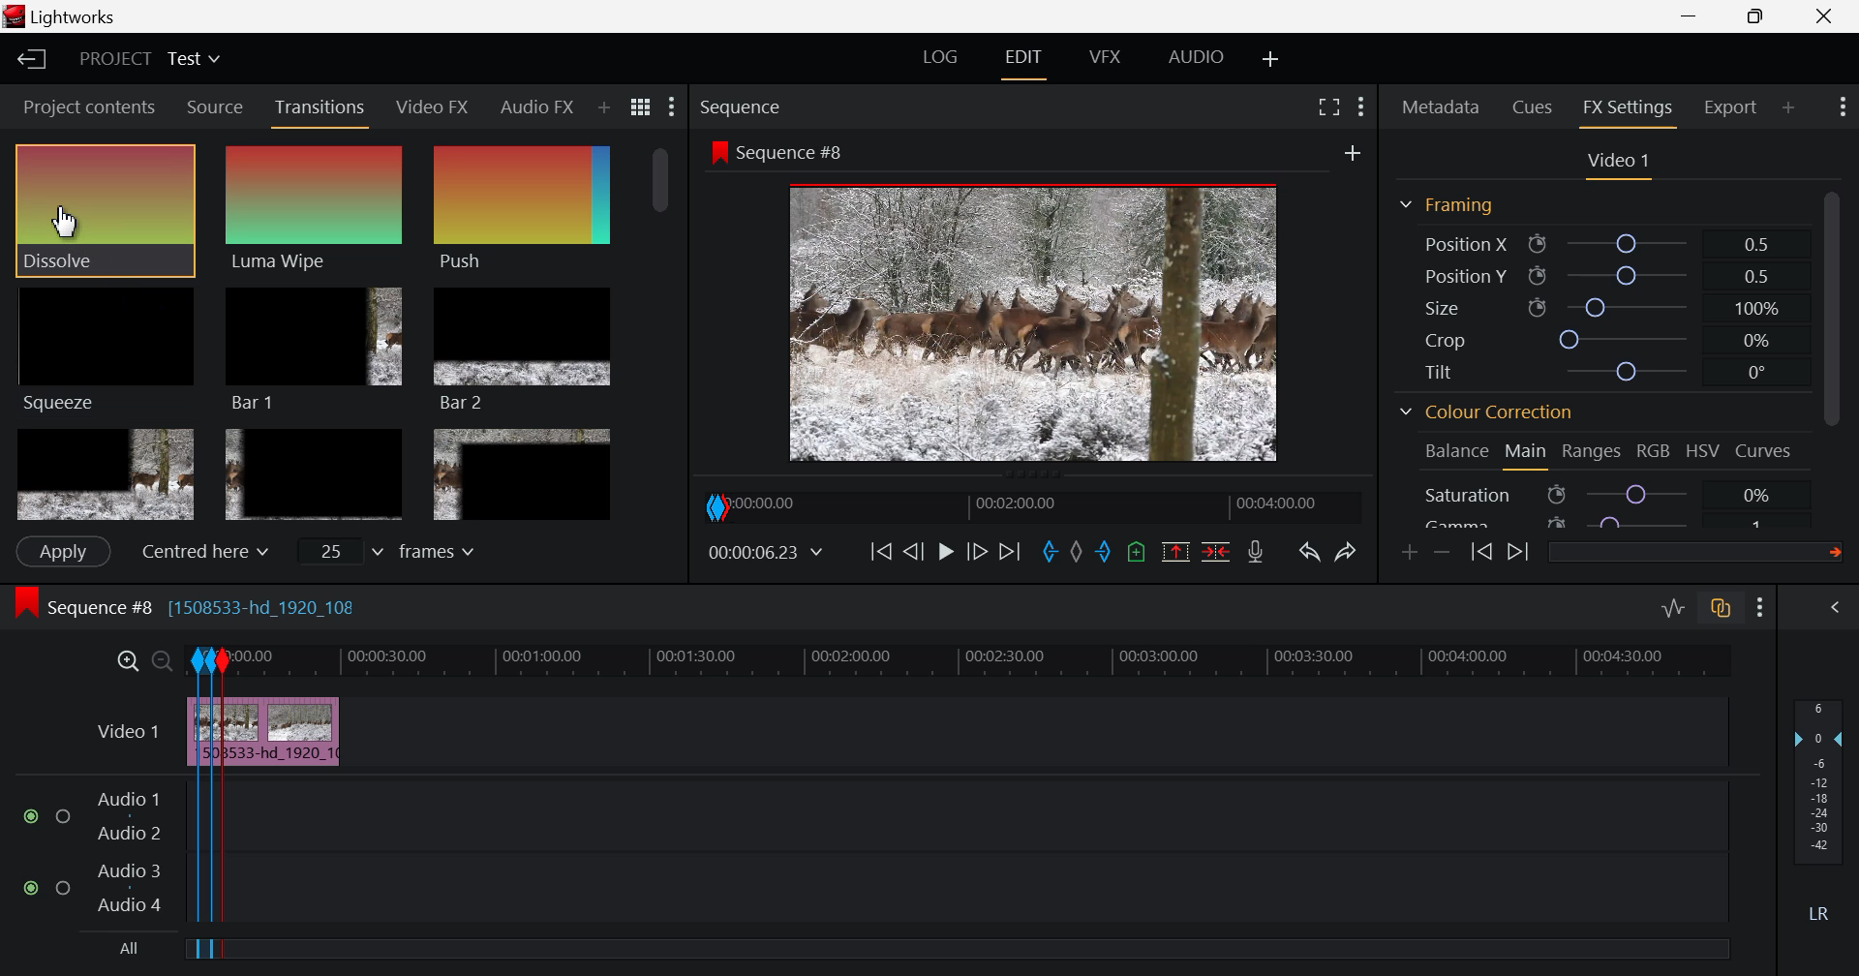  Describe the element at coordinates (315, 476) in the screenshot. I see `Box 5` at that location.